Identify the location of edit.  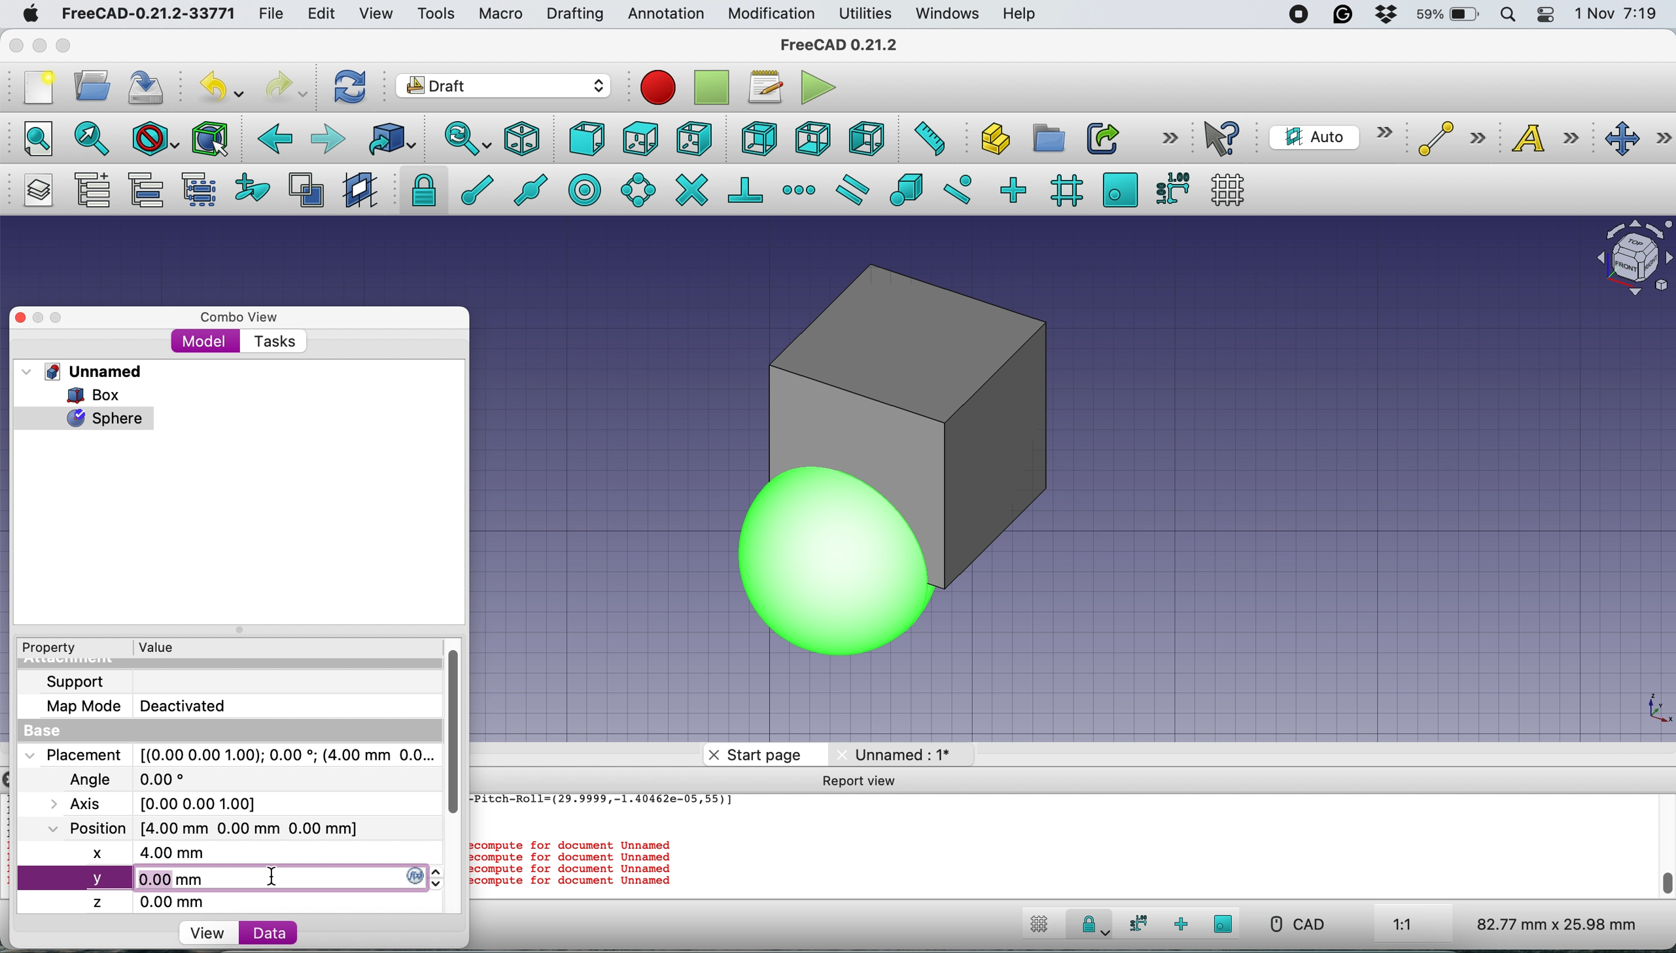
(324, 15).